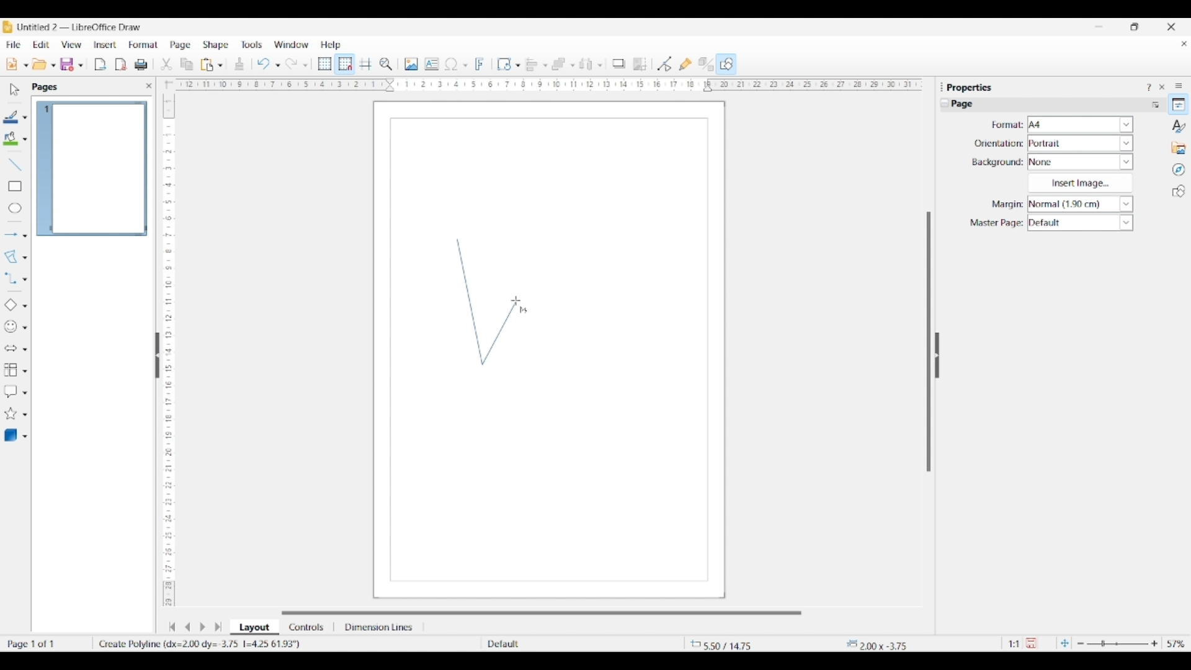 The height and width of the screenshot is (670, 1191). Describe the element at coordinates (517, 65) in the screenshot. I see `Transformations option` at that location.